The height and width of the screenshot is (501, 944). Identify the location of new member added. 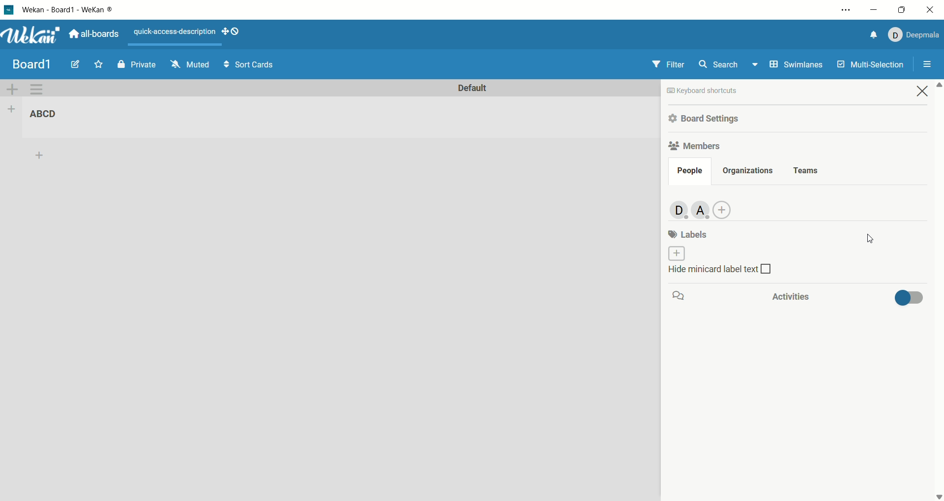
(701, 210).